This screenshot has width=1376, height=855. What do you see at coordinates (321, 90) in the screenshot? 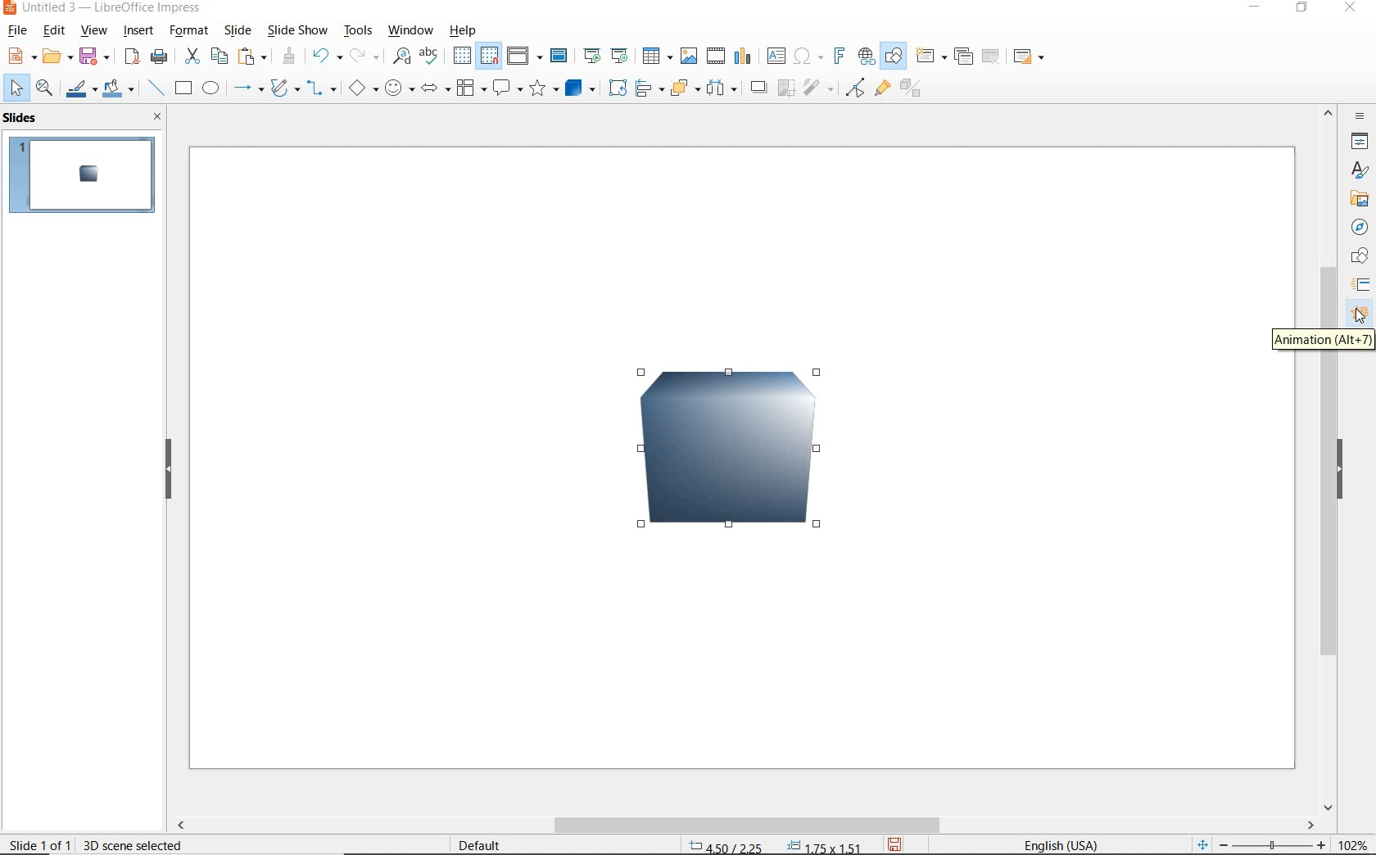
I see `connectors` at bounding box center [321, 90].